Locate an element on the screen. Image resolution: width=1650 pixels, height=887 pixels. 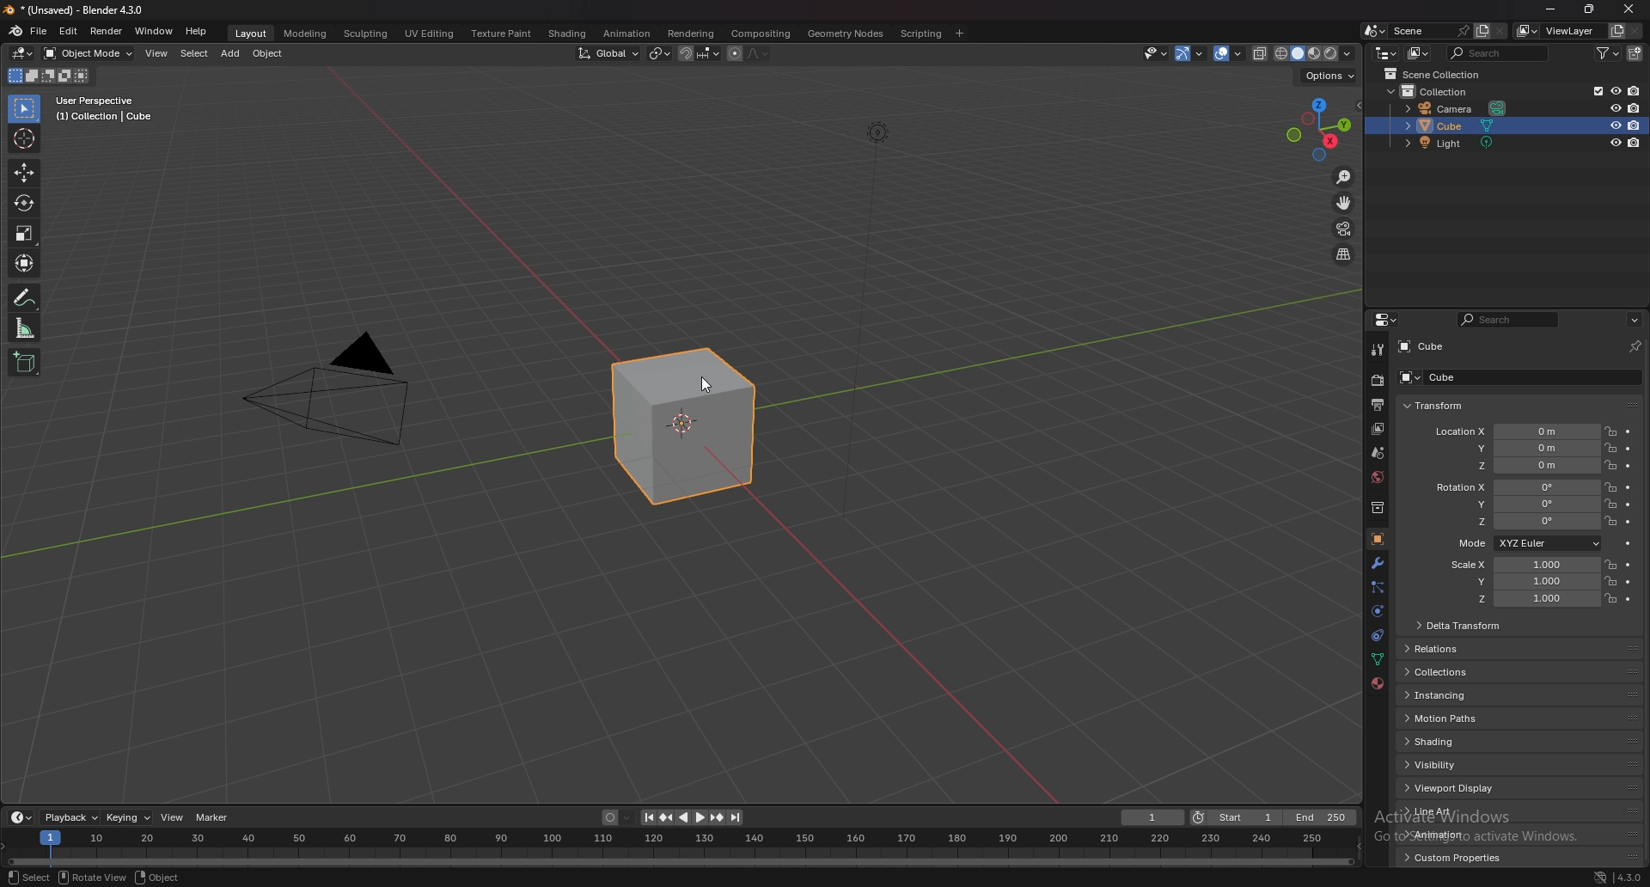
transform pivot point is located at coordinates (660, 53).